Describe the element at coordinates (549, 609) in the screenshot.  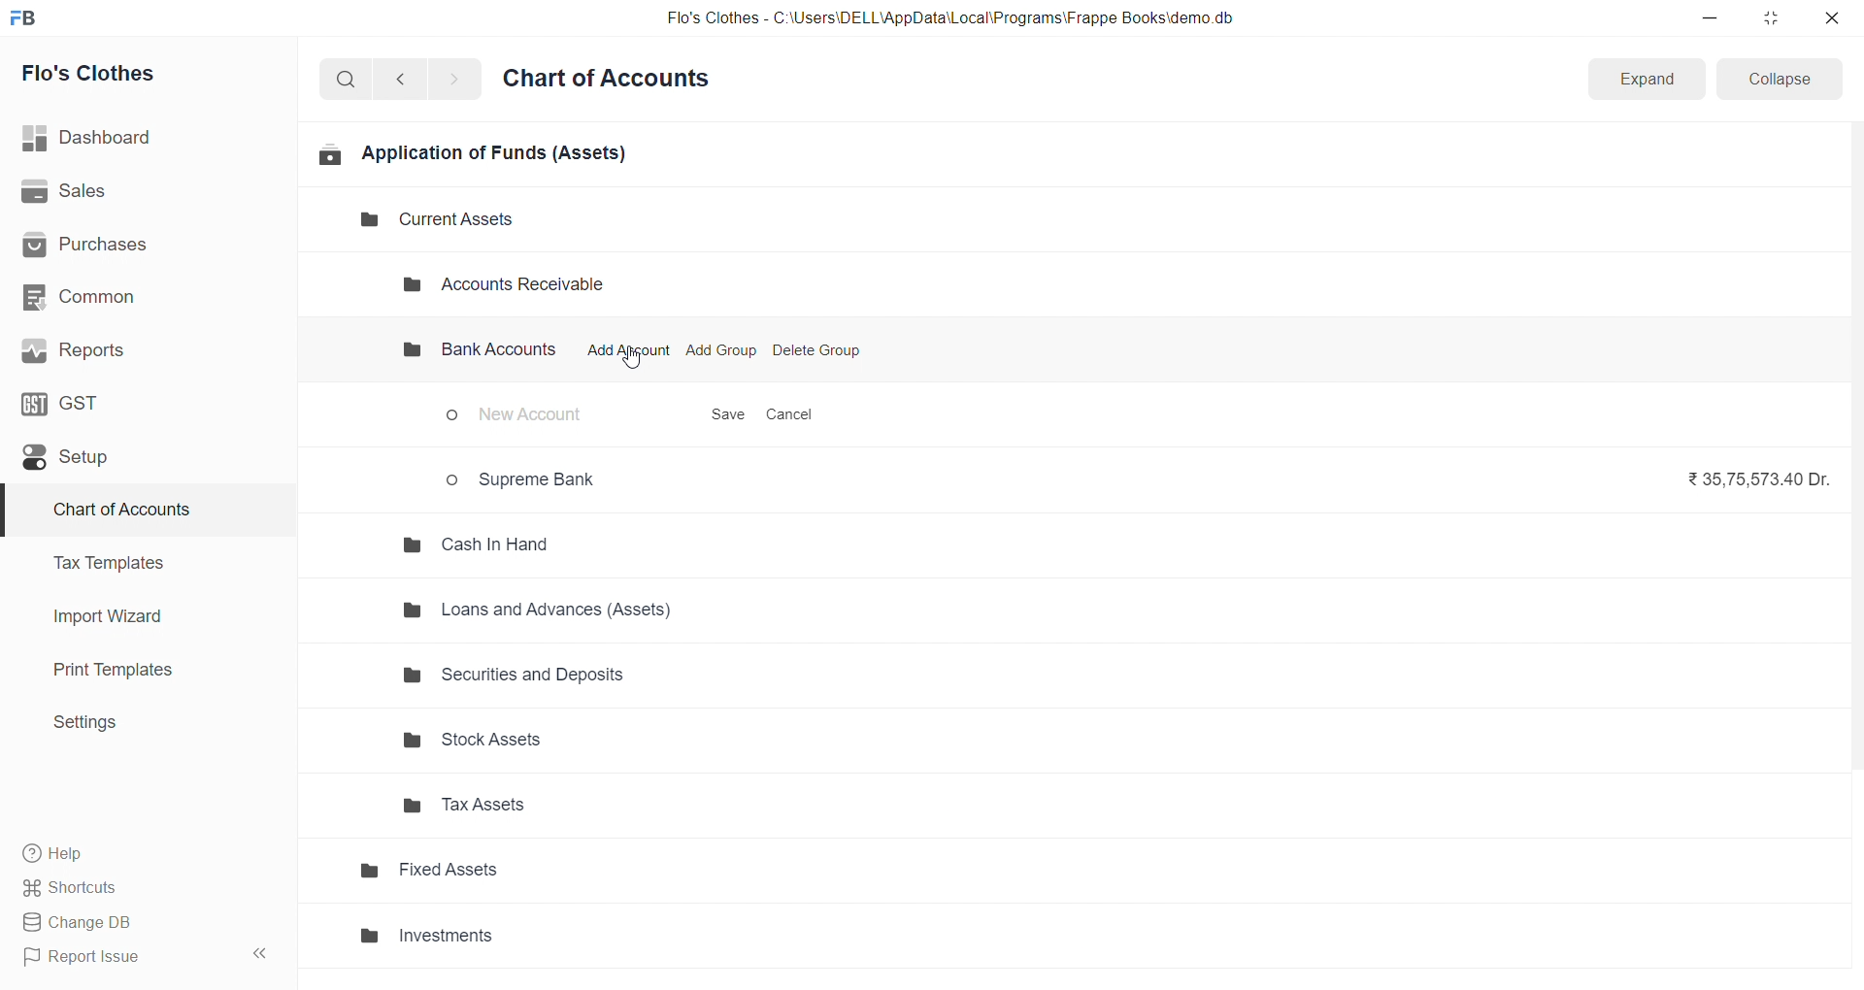
I see `Loans and Advances (Assets)` at that location.